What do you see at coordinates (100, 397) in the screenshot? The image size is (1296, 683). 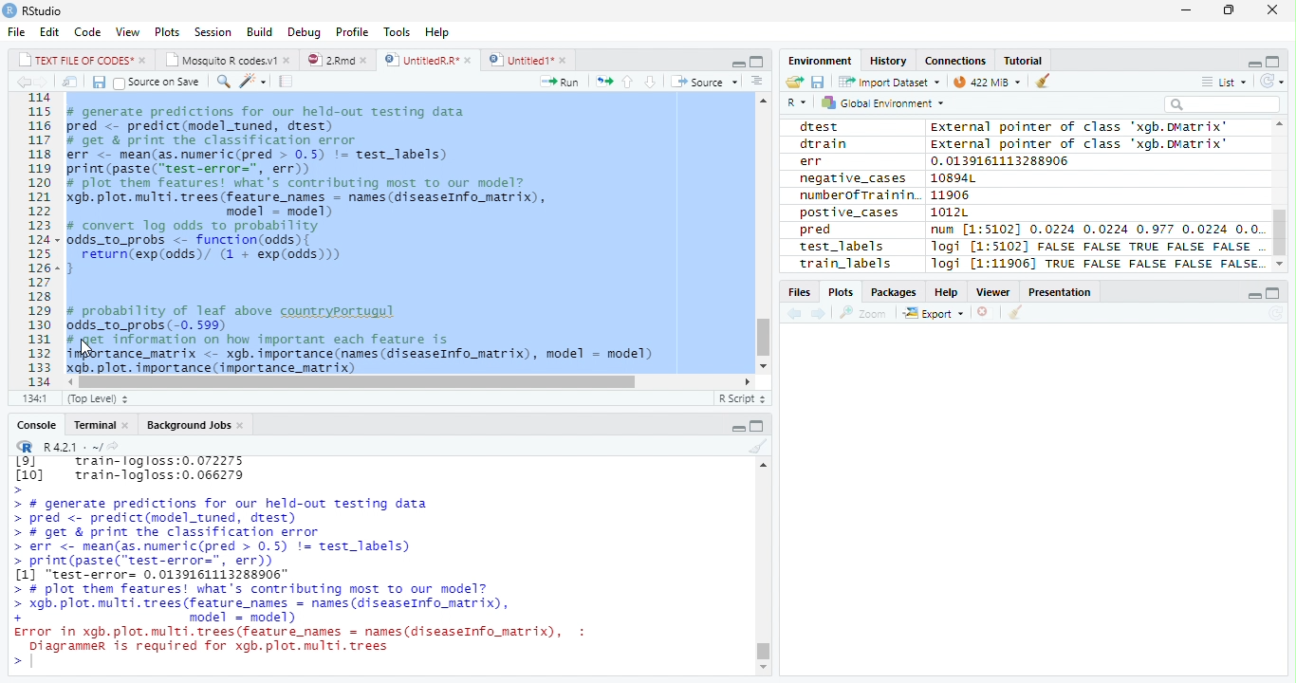 I see `Top Level` at bounding box center [100, 397].